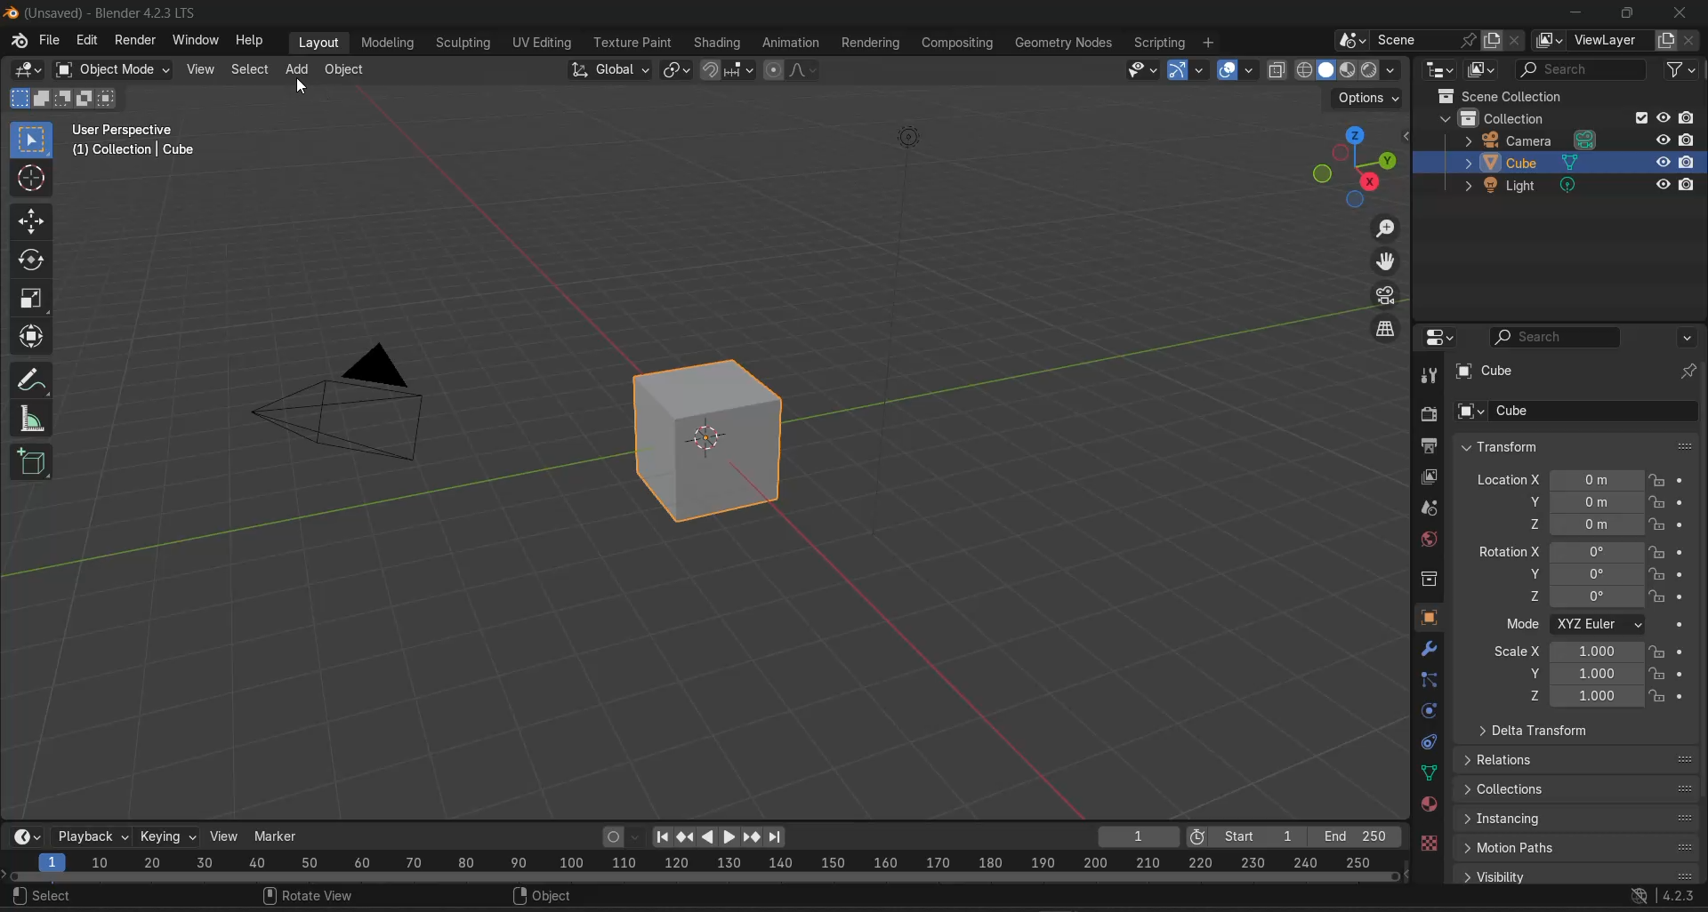 The image size is (1708, 912). I want to click on use preview range, so click(1204, 834).